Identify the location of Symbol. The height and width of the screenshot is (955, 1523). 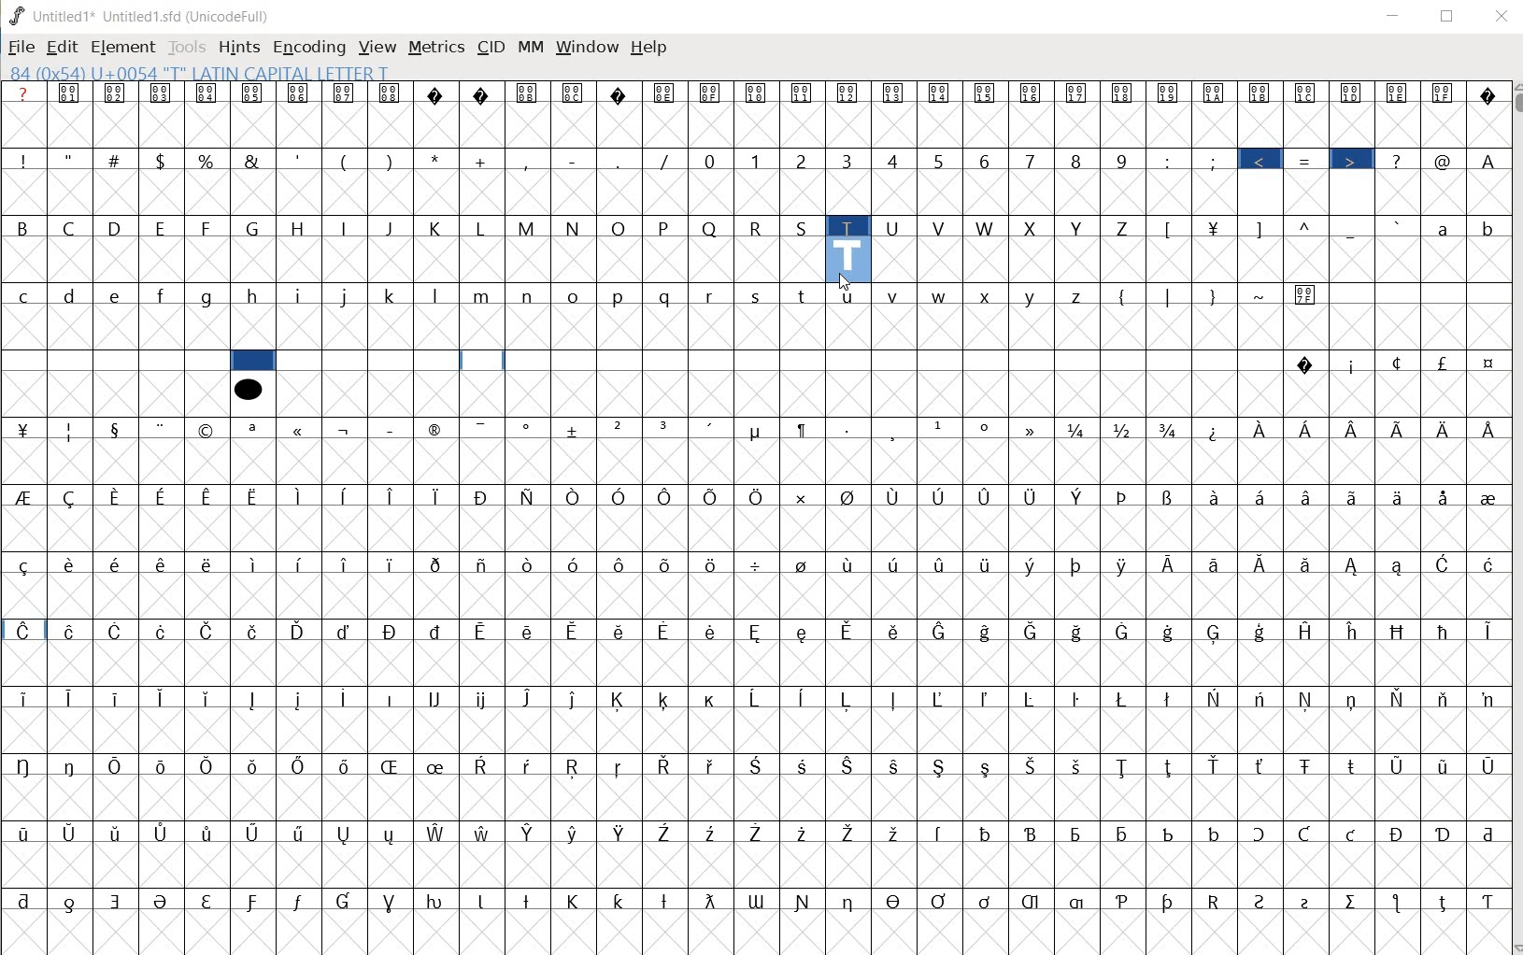
(209, 833).